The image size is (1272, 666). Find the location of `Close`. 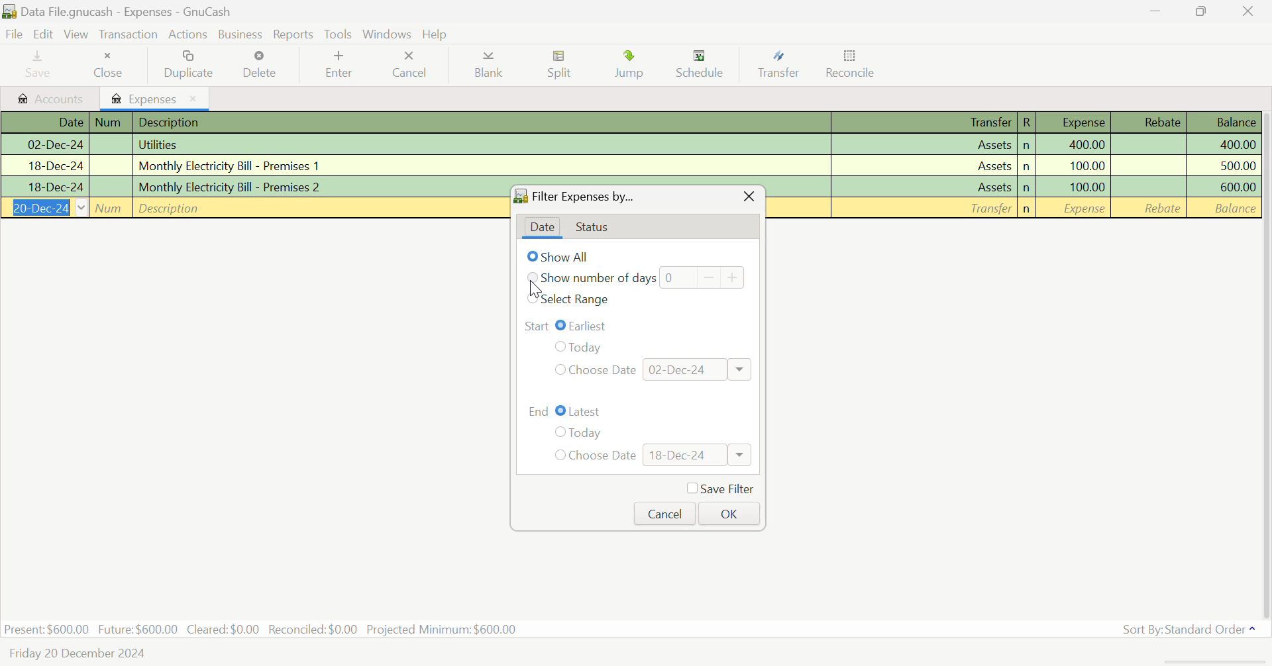

Close is located at coordinates (748, 197).